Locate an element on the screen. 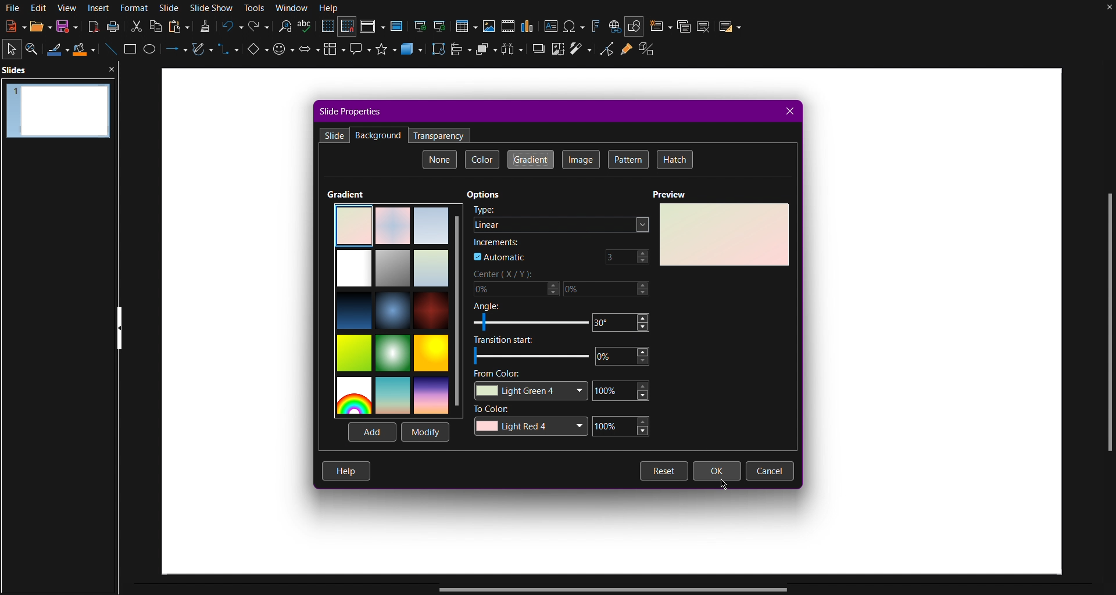 The image size is (1116, 595). Insert hyperlink is located at coordinates (614, 26).